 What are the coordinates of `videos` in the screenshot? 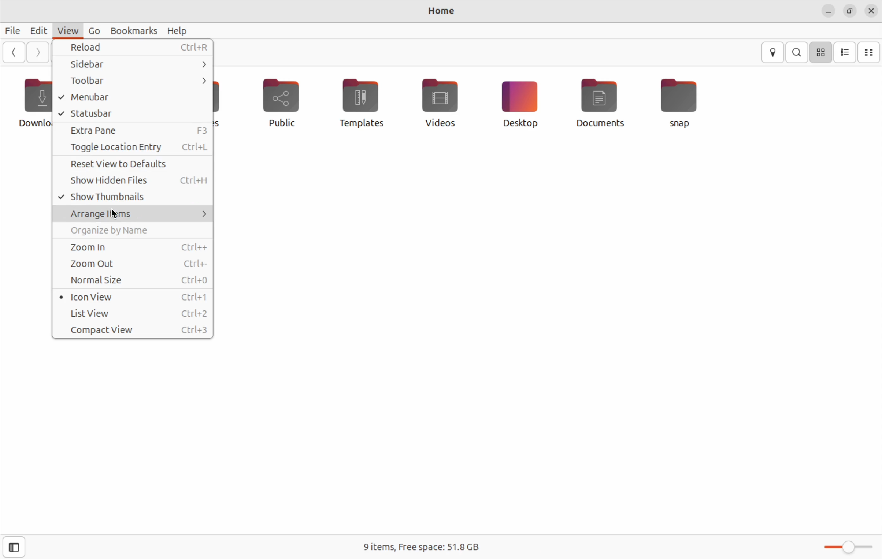 It's located at (440, 101).